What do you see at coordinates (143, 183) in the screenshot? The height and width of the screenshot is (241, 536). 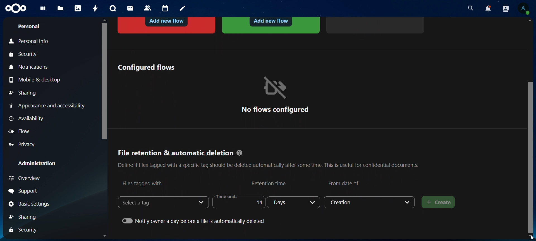 I see `files tagged with` at bounding box center [143, 183].